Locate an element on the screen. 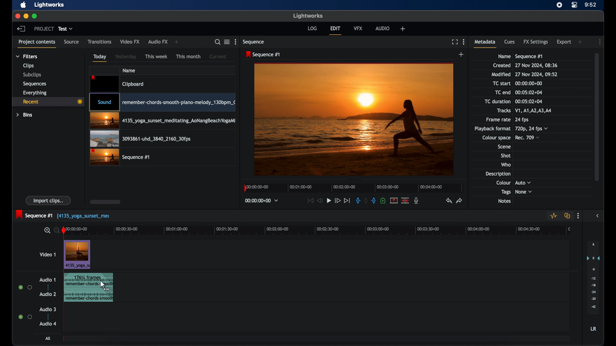  tc start is located at coordinates (530, 83).